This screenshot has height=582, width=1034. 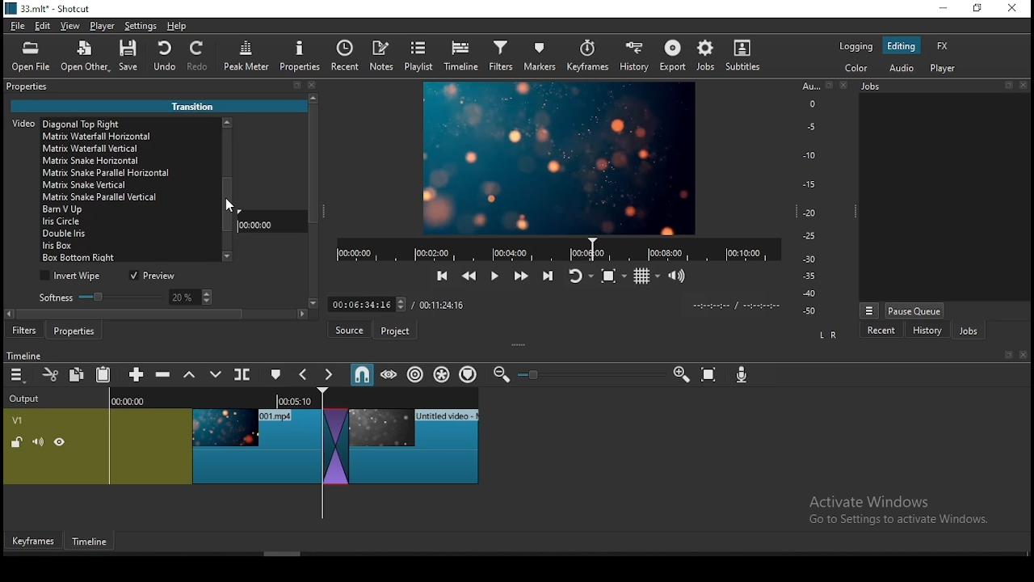 I want to click on open file, so click(x=35, y=58).